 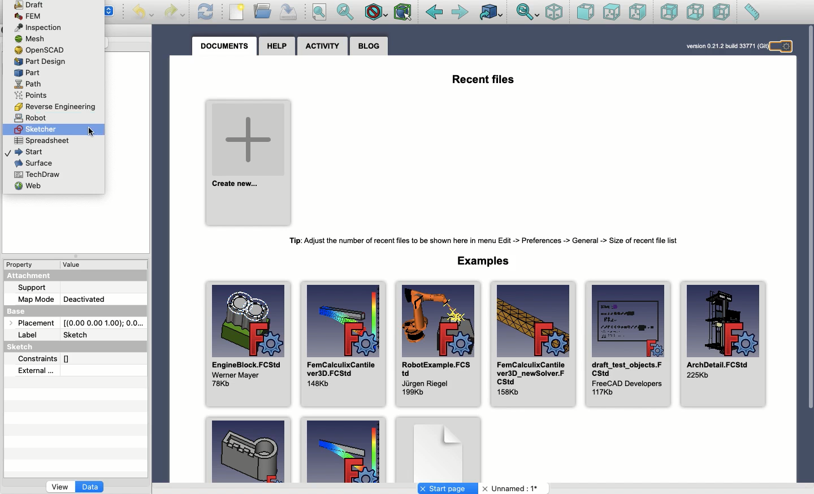 What do you see at coordinates (484, 80) in the screenshot?
I see `Recent files` at bounding box center [484, 80].